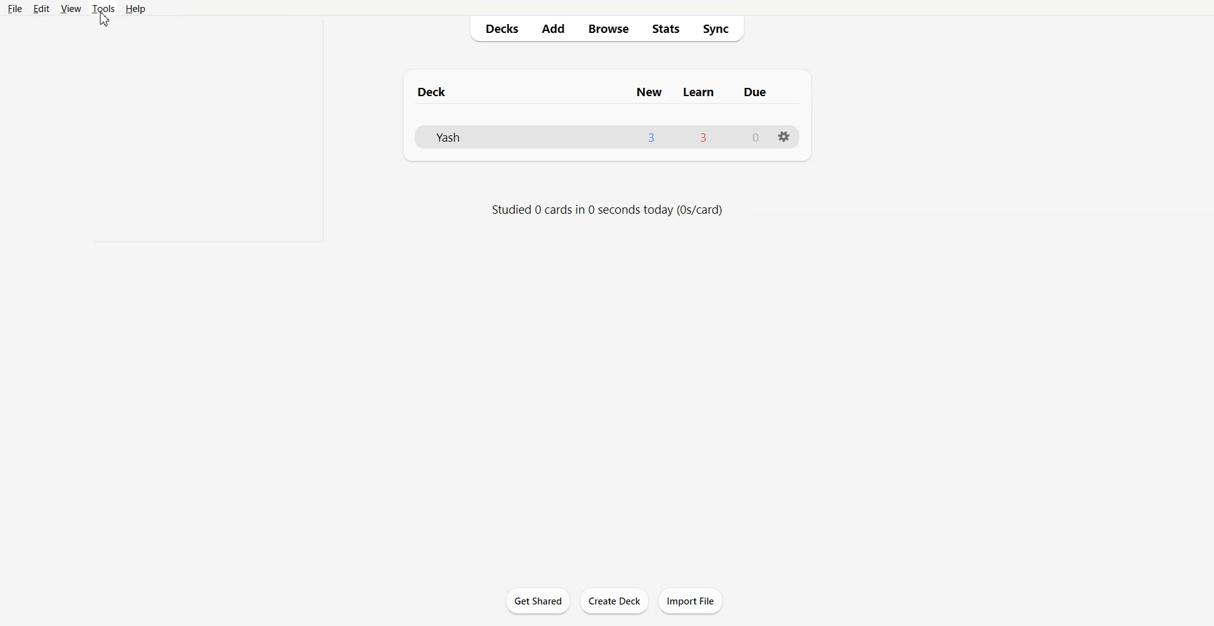  Describe the element at coordinates (704, 137) in the screenshot. I see `3` at that location.